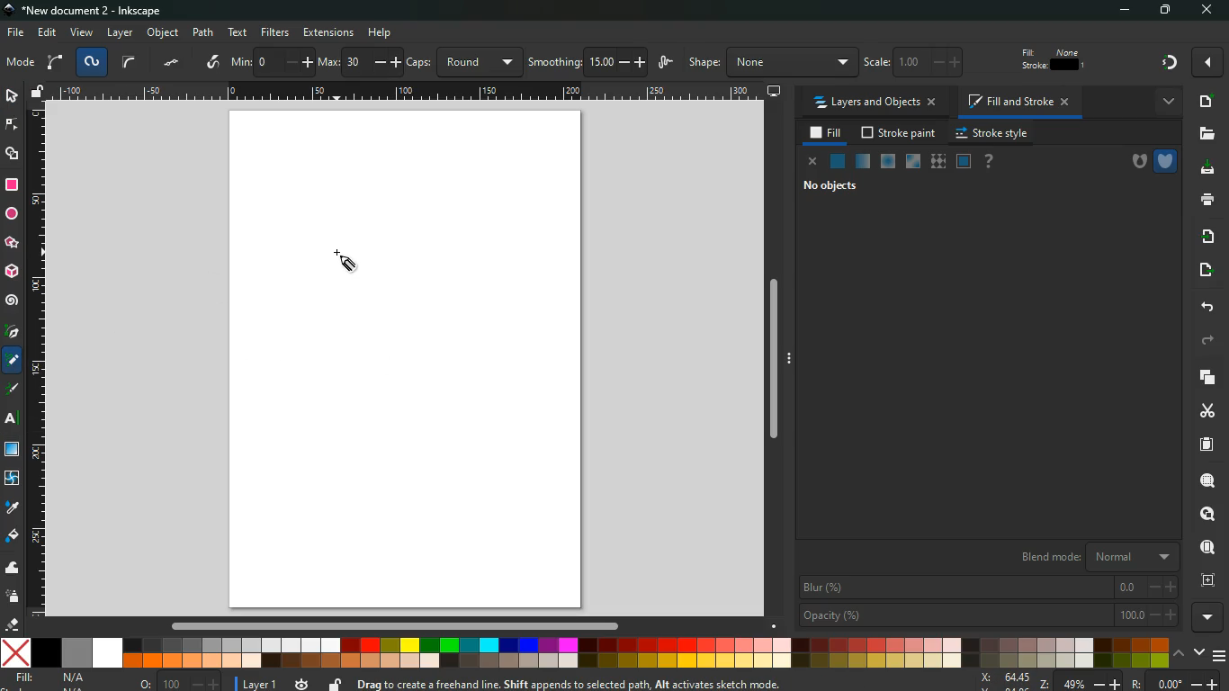 The image size is (1229, 691). I want to click on more, so click(1170, 104).